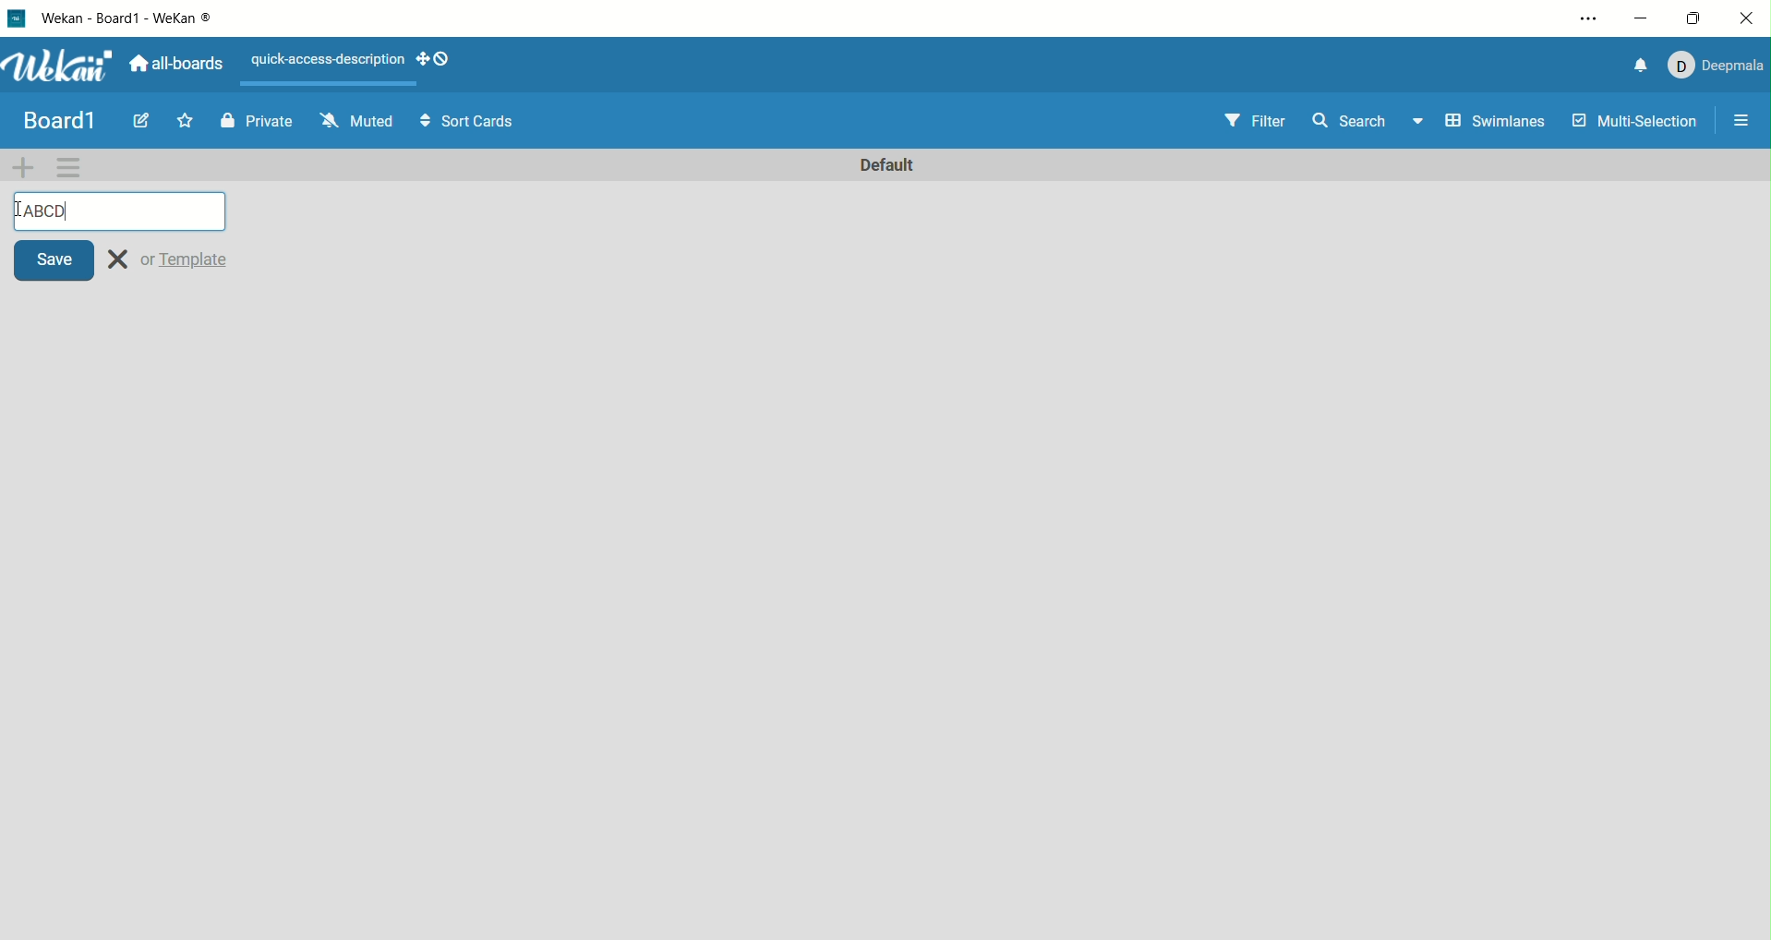  What do you see at coordinates (357, 119) in the screenshot?
I see `muted` at bounding box center [357, 119].